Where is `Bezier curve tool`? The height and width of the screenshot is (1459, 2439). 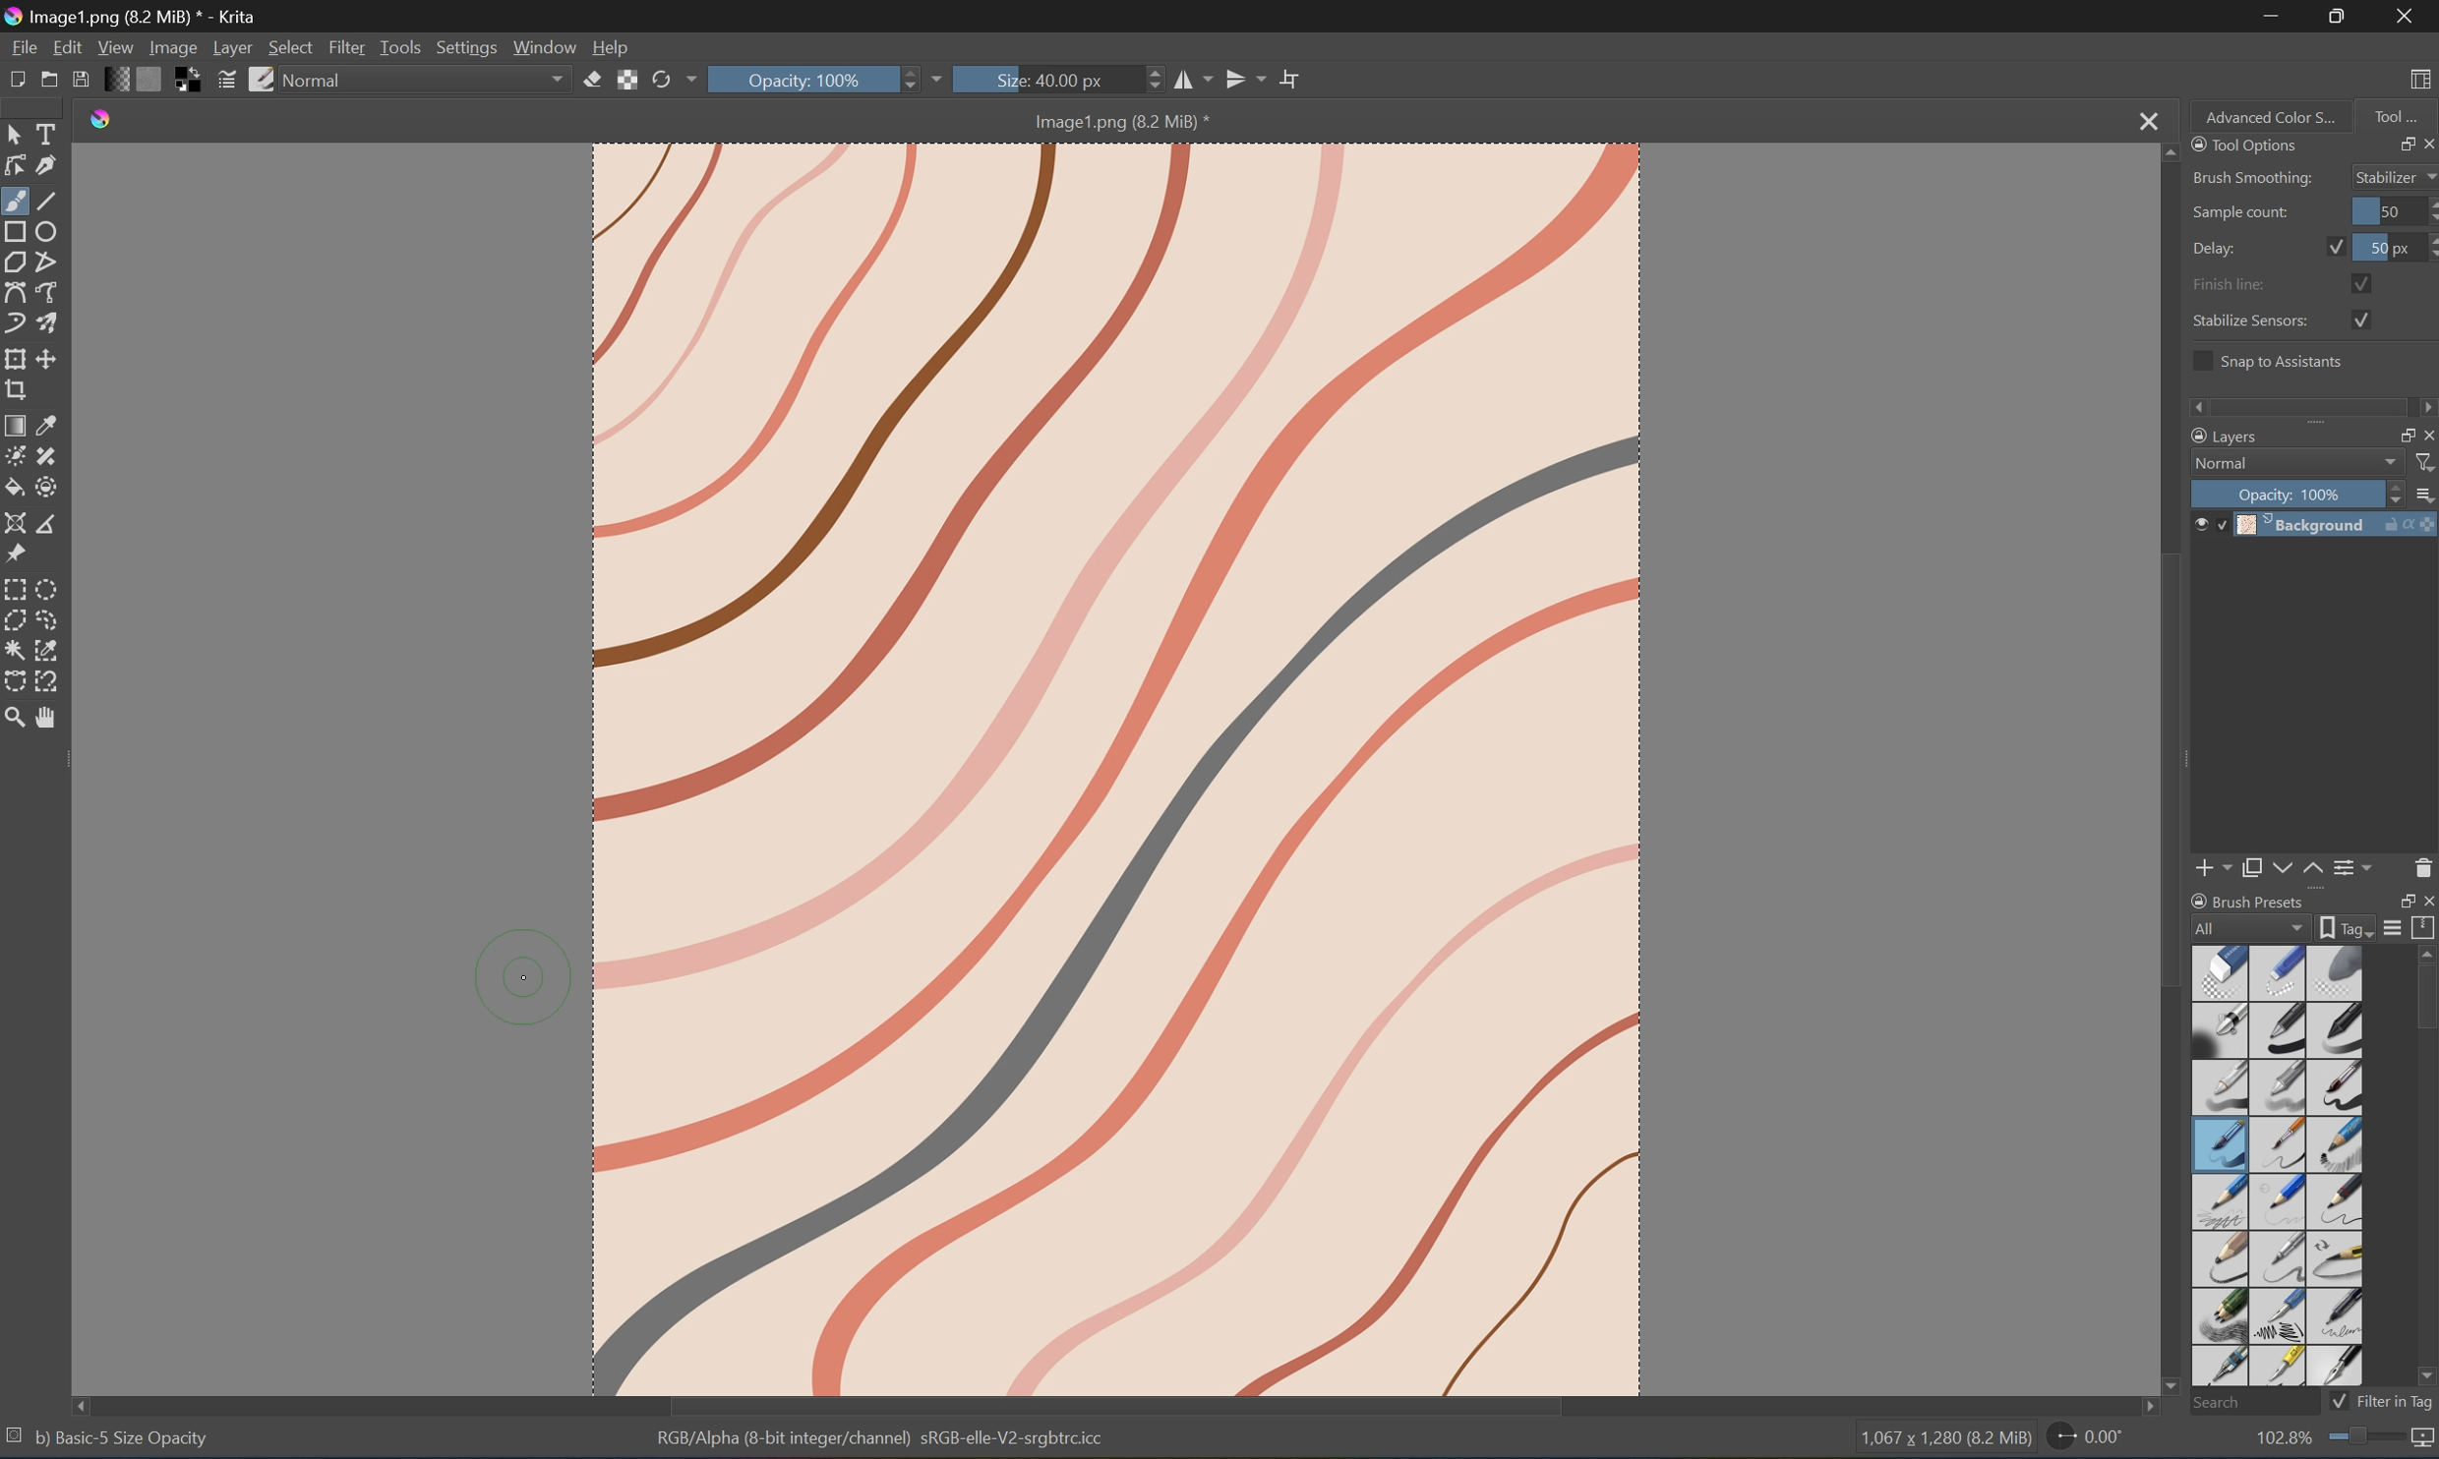
Bezier curve tool is located at coordinates (16, 291).